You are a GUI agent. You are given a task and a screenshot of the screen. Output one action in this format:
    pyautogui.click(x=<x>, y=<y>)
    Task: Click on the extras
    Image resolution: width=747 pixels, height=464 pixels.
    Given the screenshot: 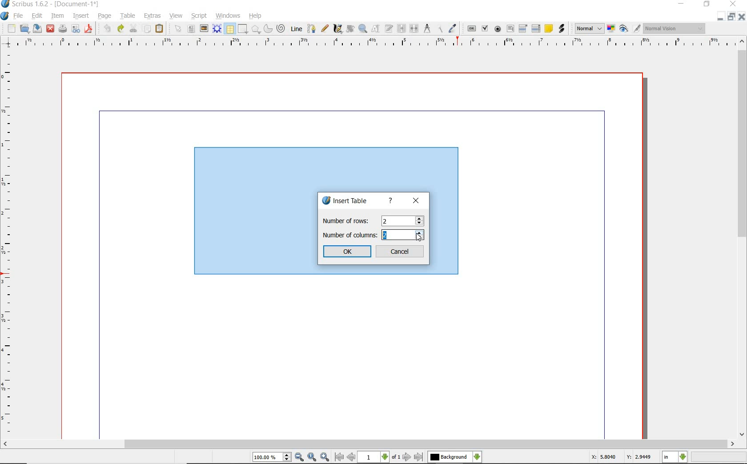 What is the action you would take?
    pyautogui.click(x=153, y=16)
    